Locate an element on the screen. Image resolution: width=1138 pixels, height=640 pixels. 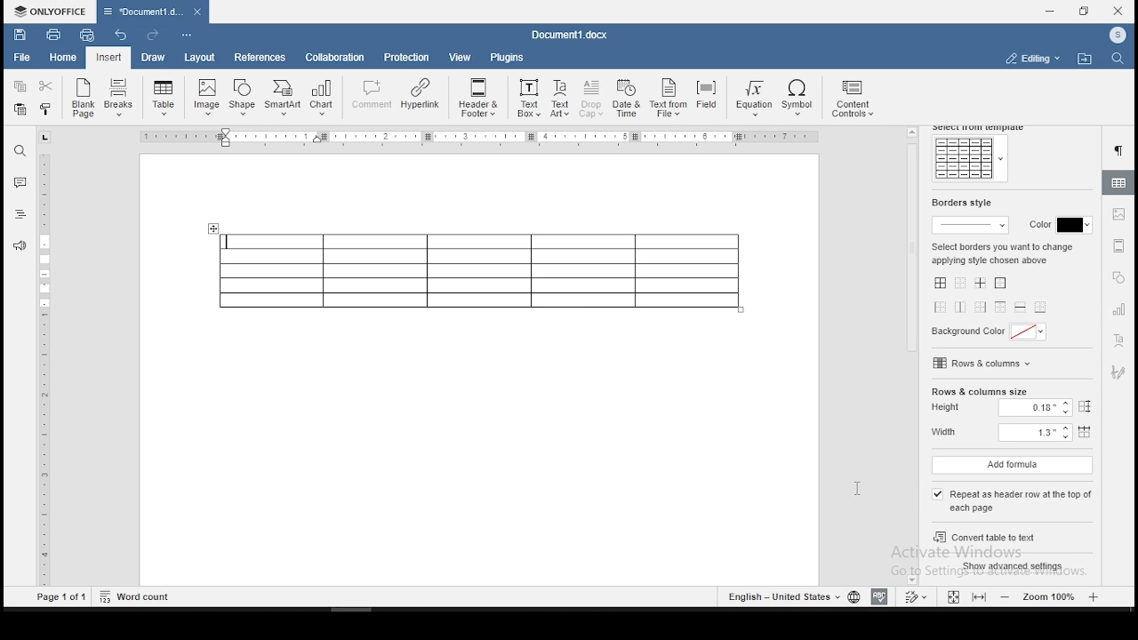
copy formatting is located at coordinates (48, 108).